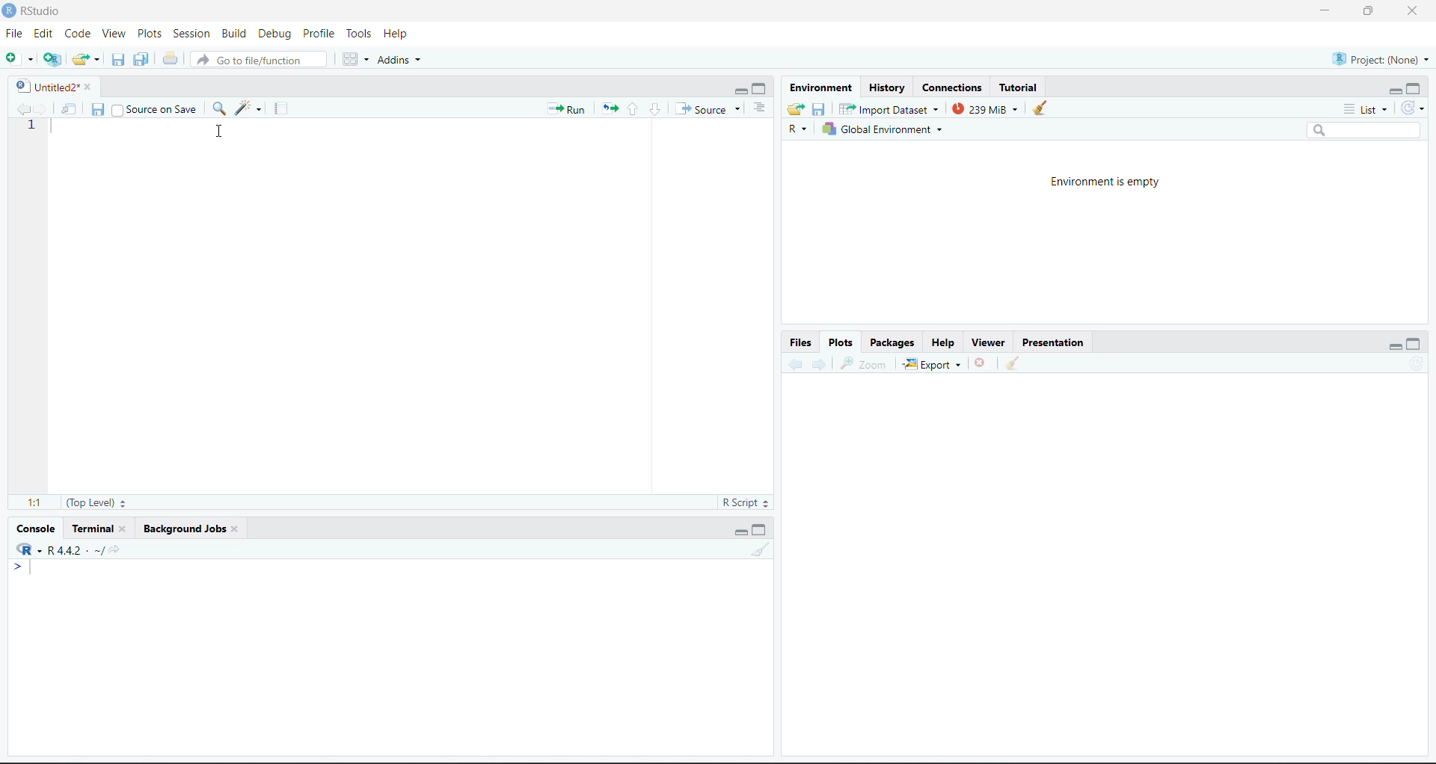 The image size is (1436, 764). Describe the element at coordinates (43, 107) in the screenshot. I see `Go forward to the next source location (Ctrl + F10)` at that location.